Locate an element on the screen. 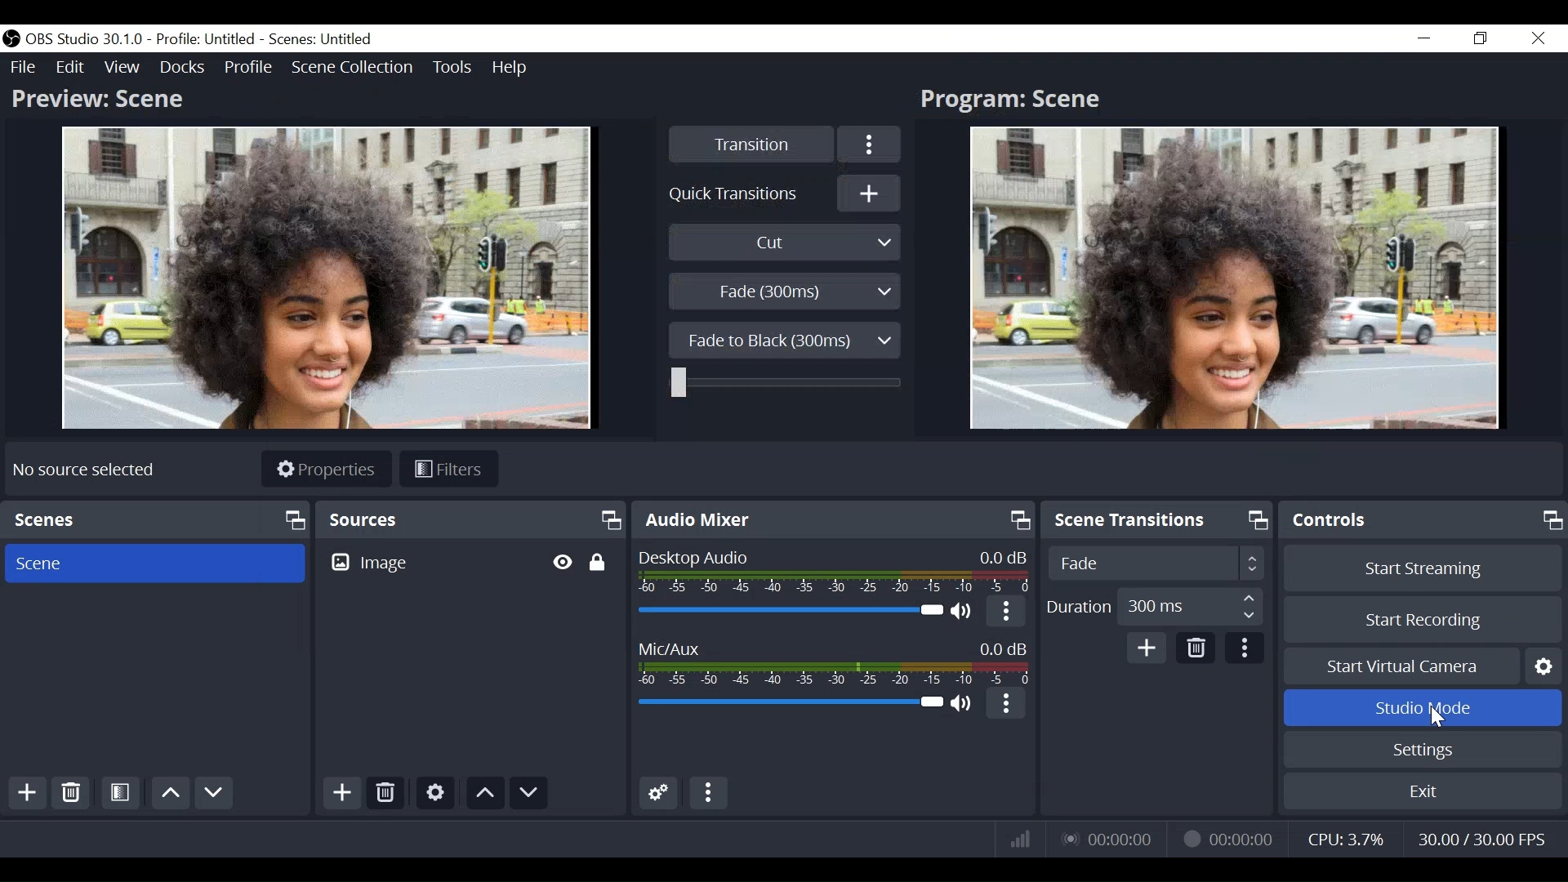  Image is located at coordinates (375, 562).